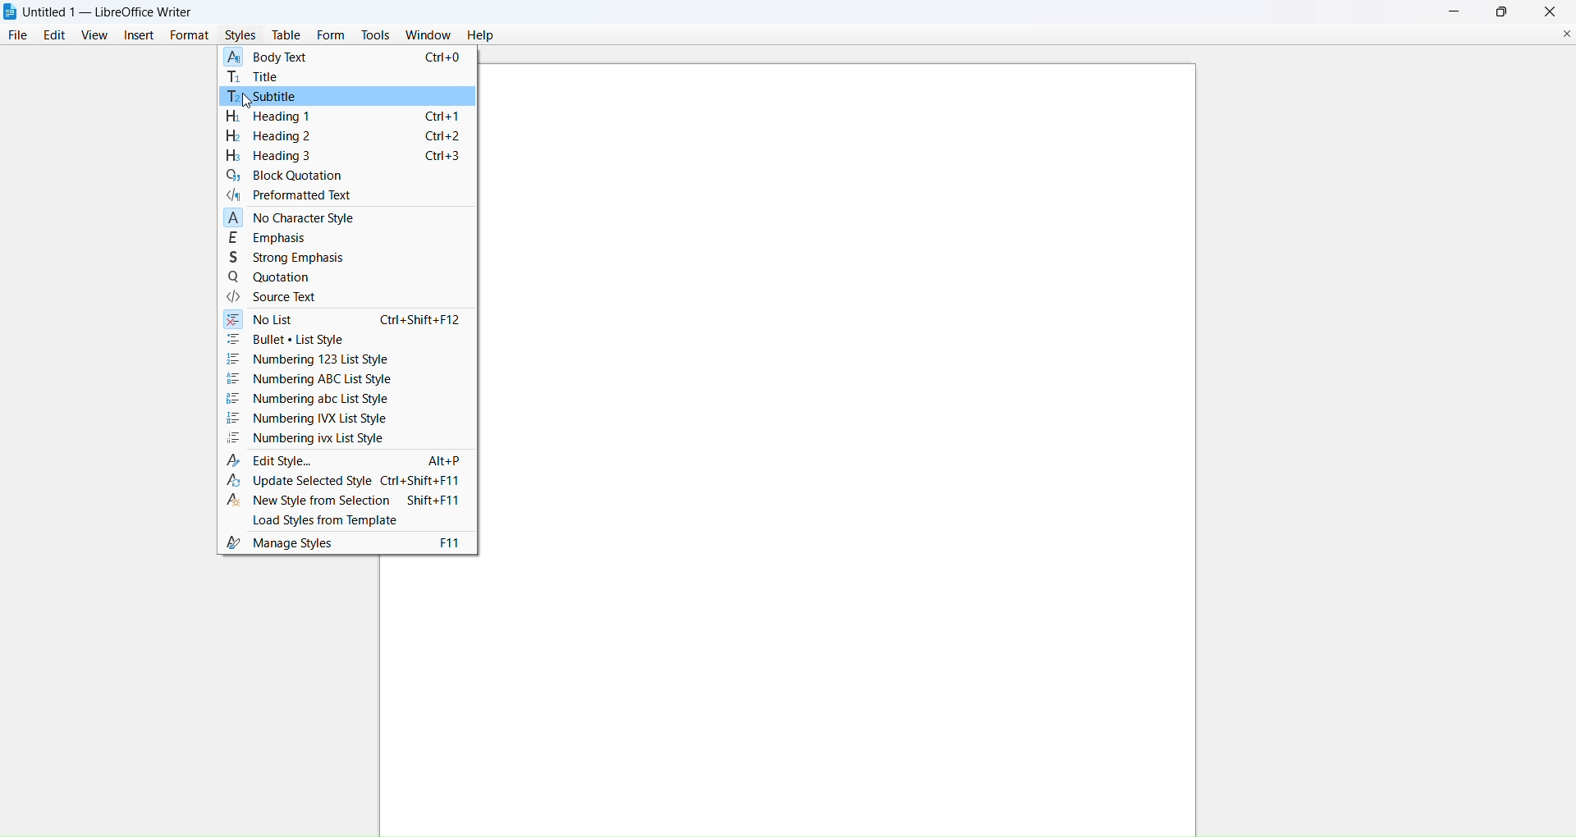 This screenshot has width=1576, height=837. I want to click on help, so click(485, 36).